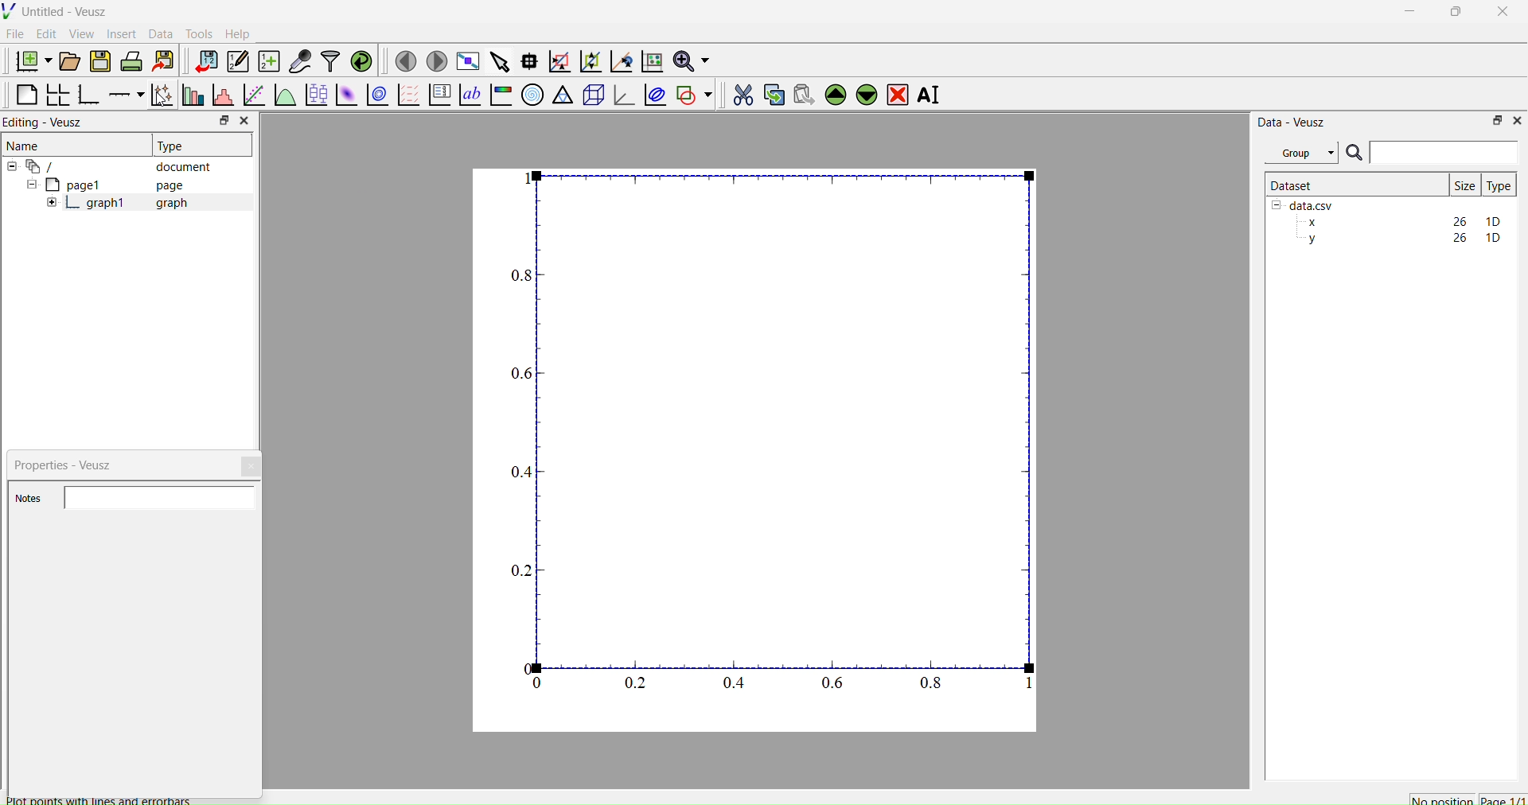 The image size is (1528, 805). What do you see at coordinates (801, 92) in the screenshot?
I see `Paste` at bounding box center [801, 92].